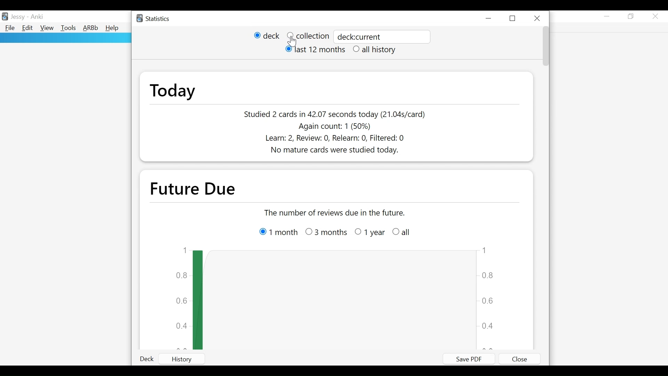  I want to click on Future Due, so click(196, 189).